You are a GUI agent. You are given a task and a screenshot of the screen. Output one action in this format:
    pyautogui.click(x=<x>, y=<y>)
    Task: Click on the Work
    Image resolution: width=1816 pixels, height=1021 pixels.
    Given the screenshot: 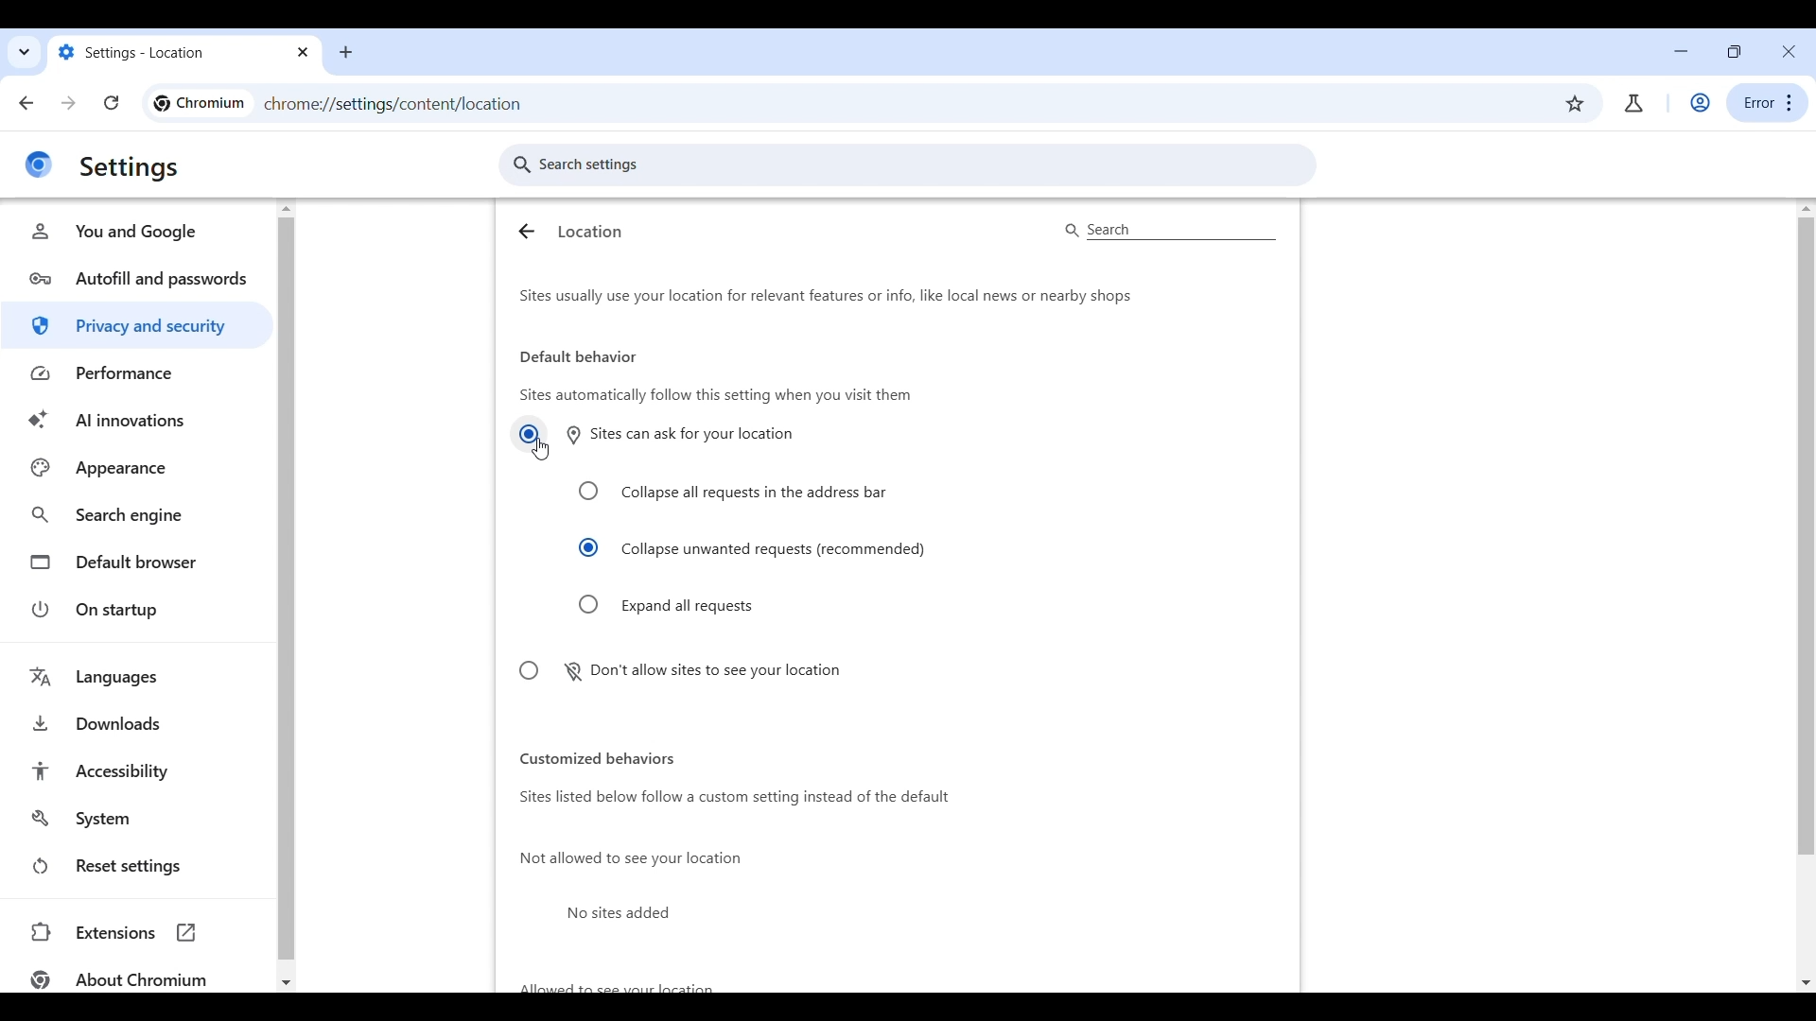 What is the action you would take?
    pyautogui.click(x=1701, y=103)
    